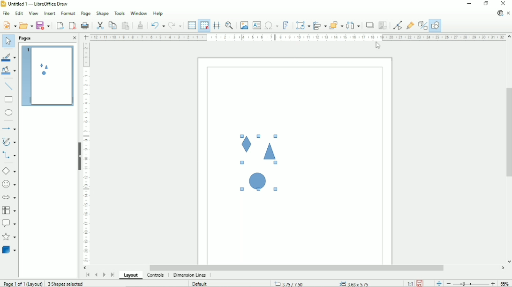 The height and width of the screenshot is (287, 512). What do you see at coordinates (96, 275) in the screenshot?
I see `Scroll to previous page` at bounding box center [96, 275].